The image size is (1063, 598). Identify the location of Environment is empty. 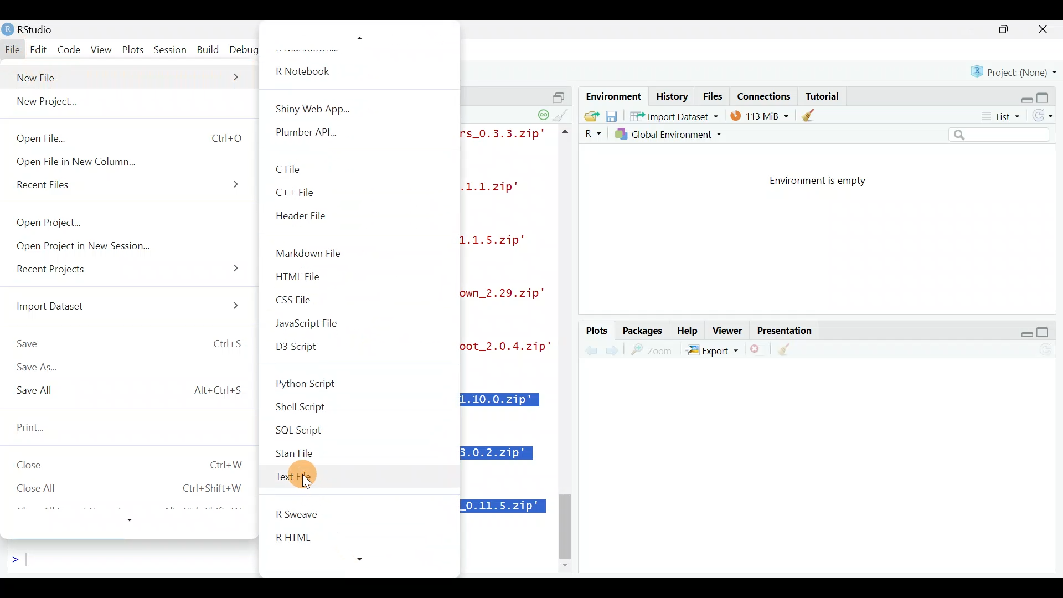
(827, 181).